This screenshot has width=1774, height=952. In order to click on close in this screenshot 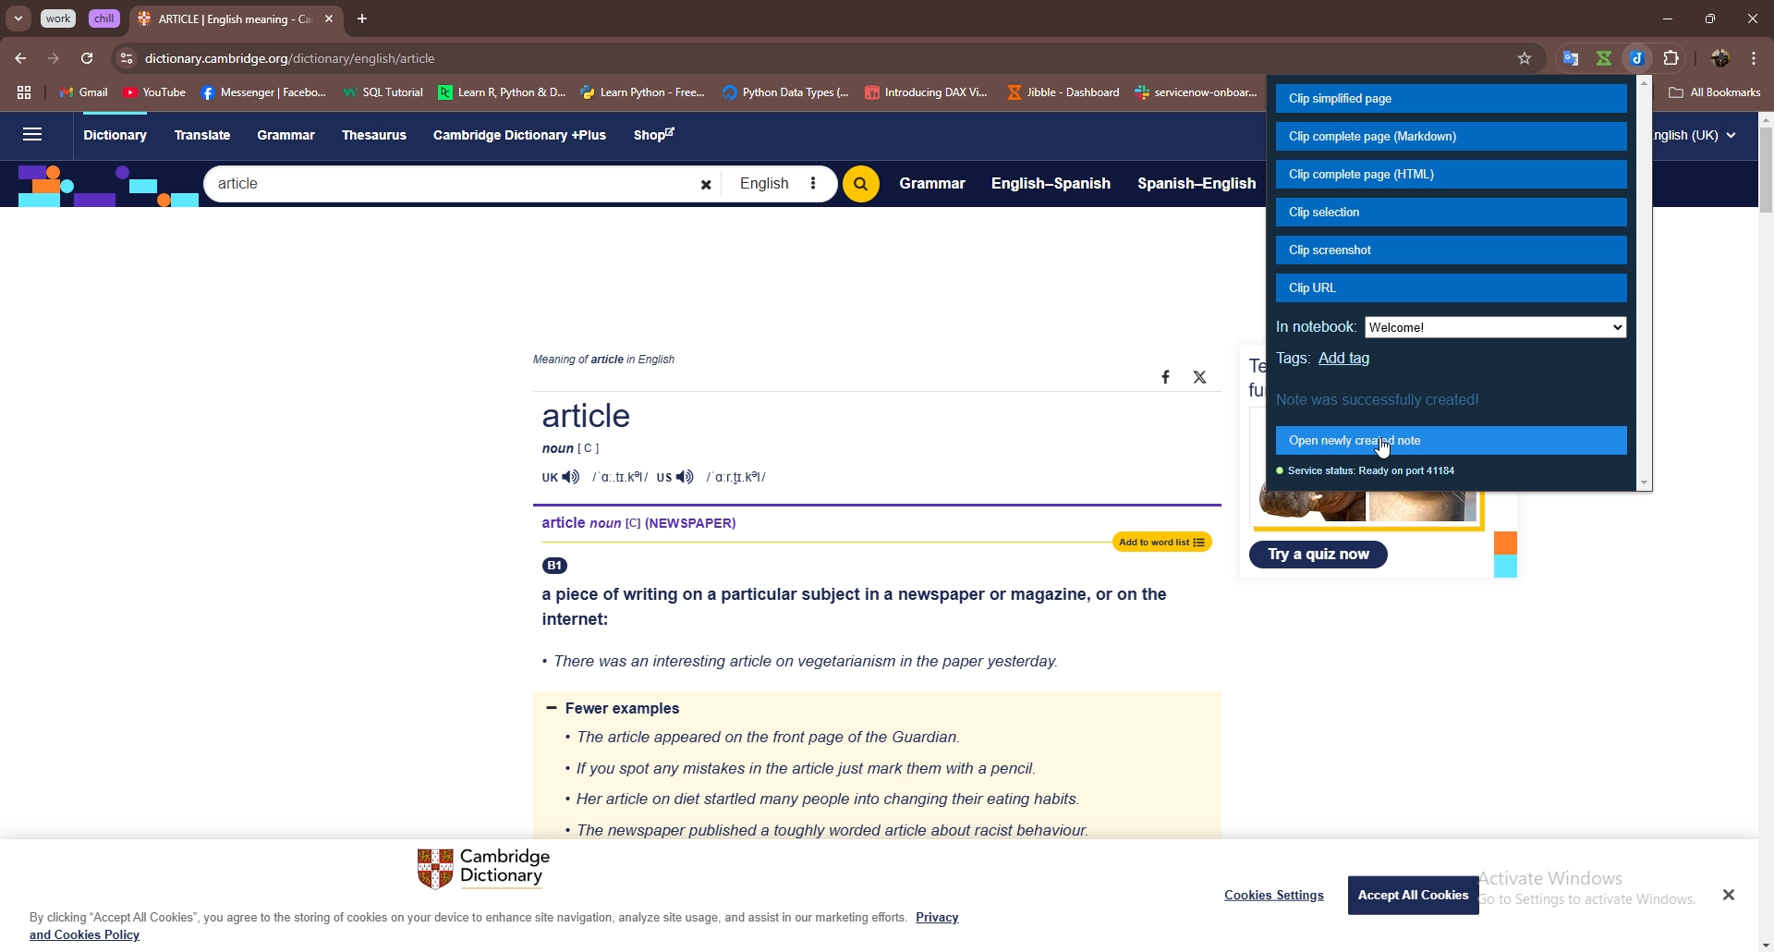, I will do `click(1752, 18)`.